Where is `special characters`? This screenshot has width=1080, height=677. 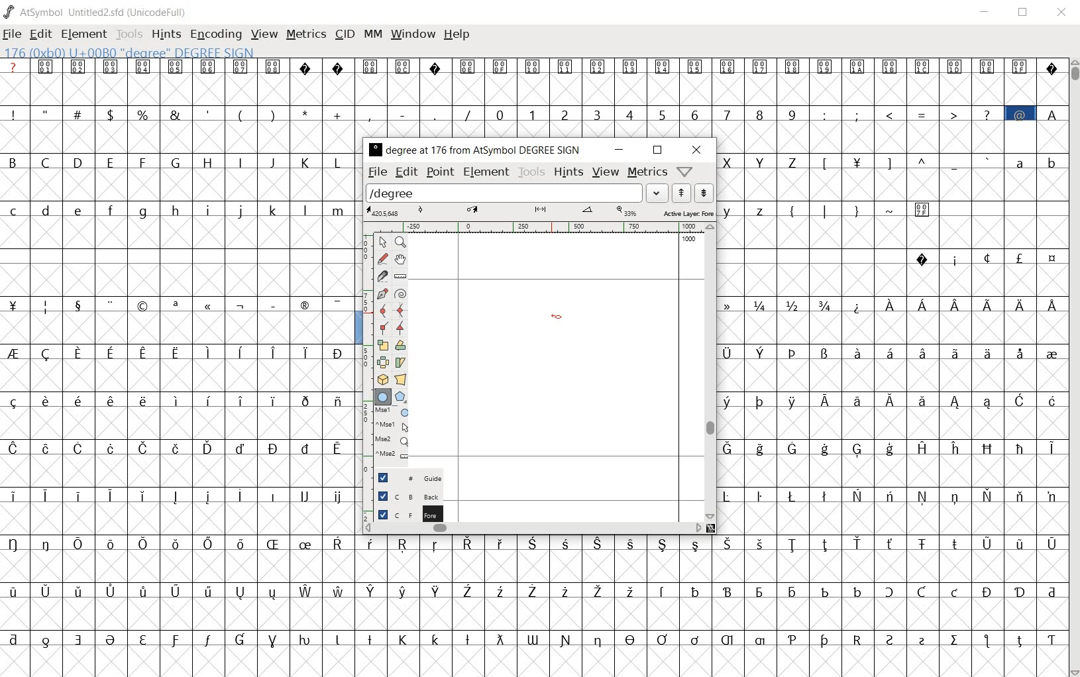 special characters is located at coordinates (179, 306).